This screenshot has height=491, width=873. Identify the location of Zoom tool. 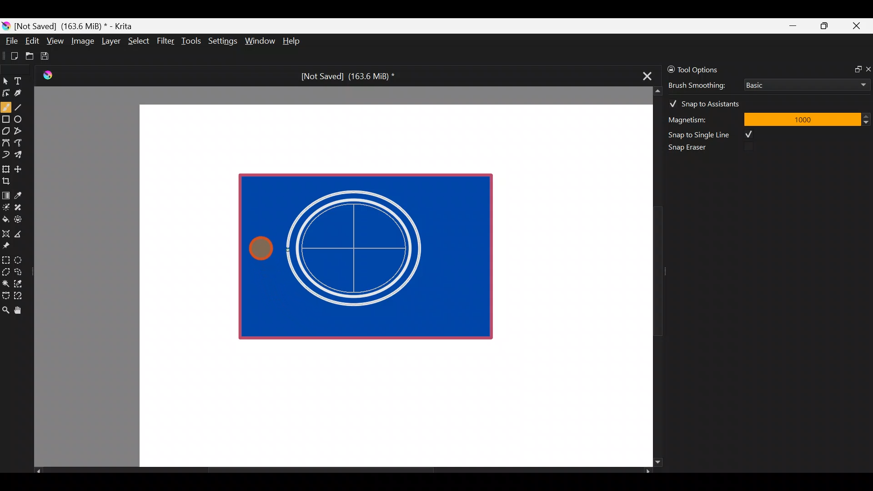
(5, 309).